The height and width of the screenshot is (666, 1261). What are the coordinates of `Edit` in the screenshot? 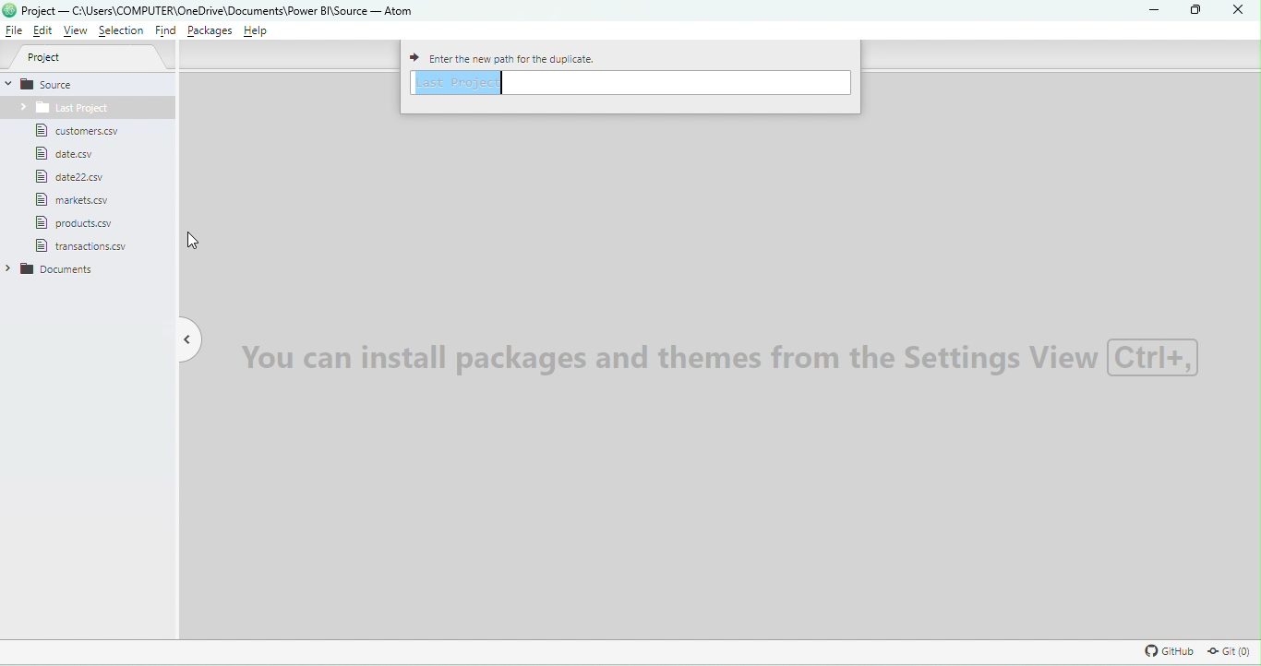 It's located at (42, 32).